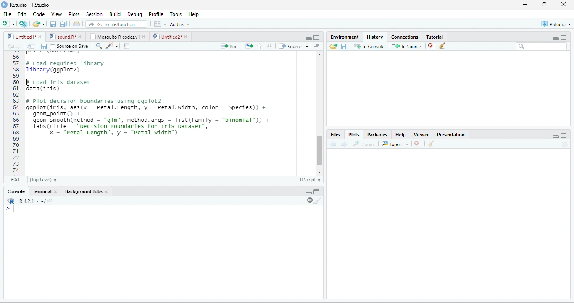 The image size is (574, 303). Describe the element at coordinates (43, 180) in the screenshot. I see `Top Level` at that location.